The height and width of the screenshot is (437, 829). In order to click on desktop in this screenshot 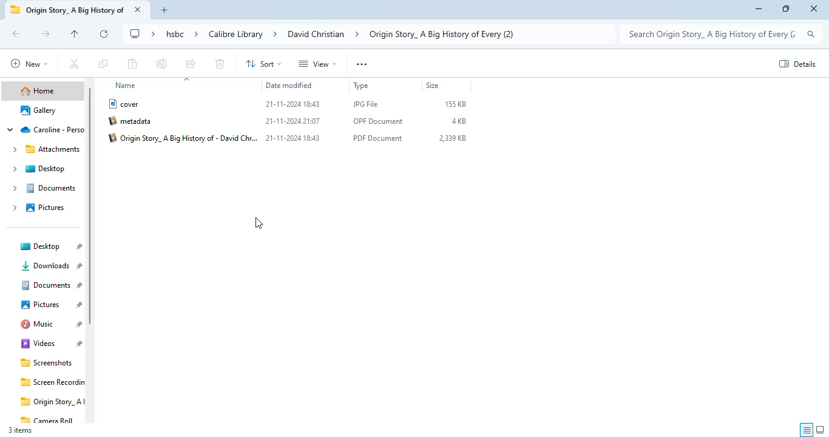, I will do `click(39, 169)`.